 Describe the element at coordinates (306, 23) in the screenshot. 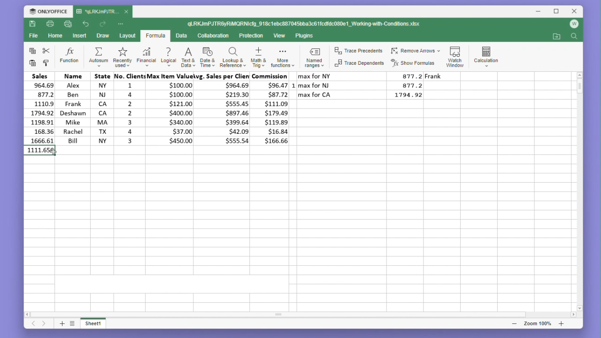

I see `qLRKJmPJTR6yRIMQRNIcfg_918c1ebc887045bba3c61fcdfdc080c1_Working-with-Conditions.xlsx` at that location.